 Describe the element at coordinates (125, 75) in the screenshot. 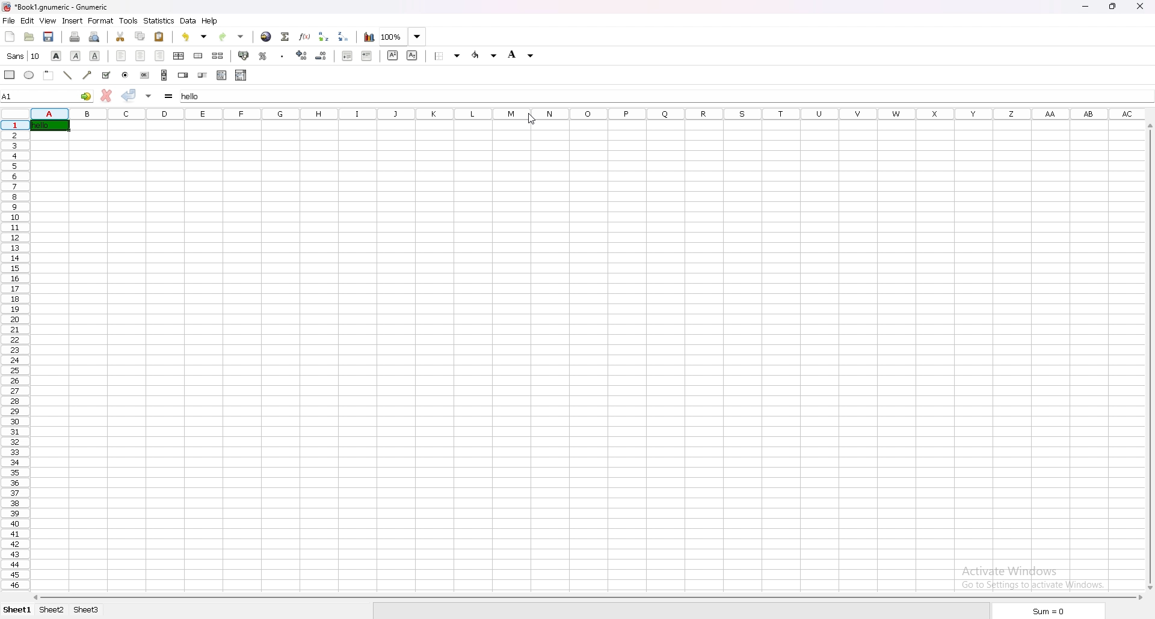

I see `radio button` at that location.